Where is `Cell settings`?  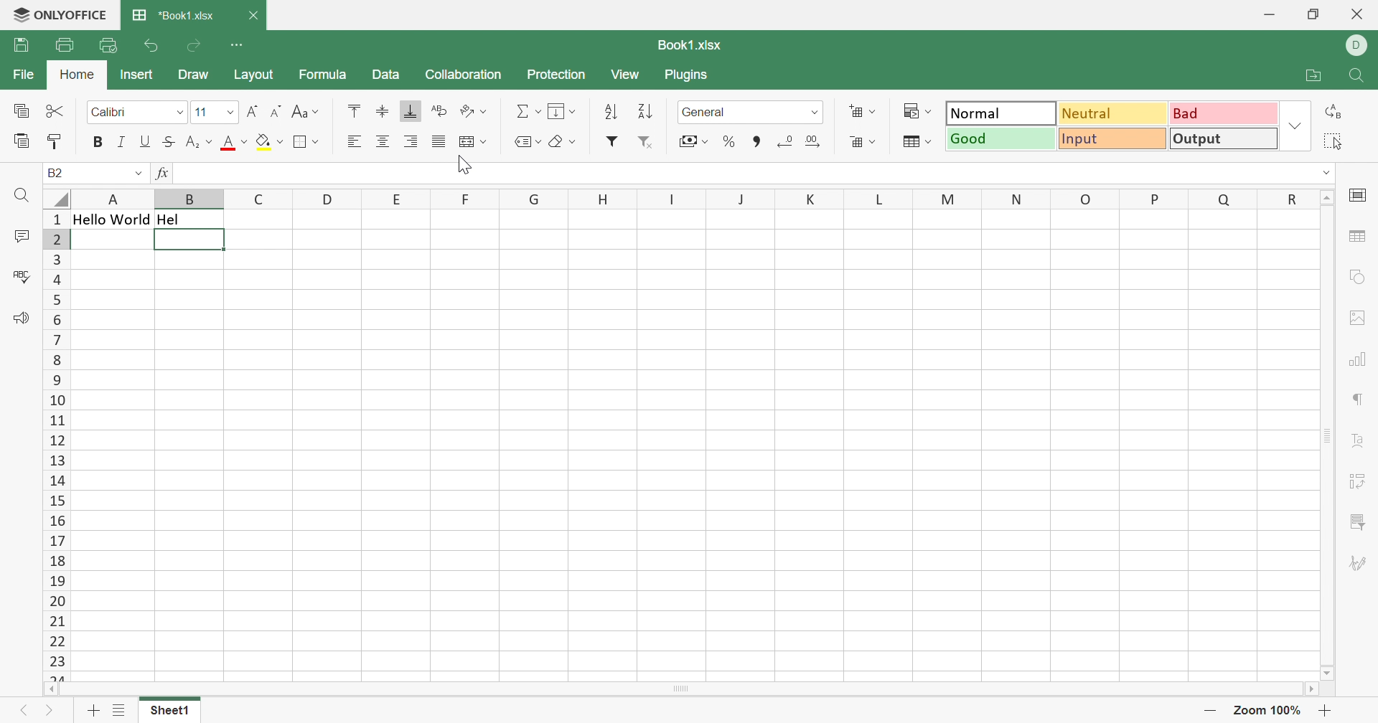 Cell settings is located at coordinates (1360, 194).